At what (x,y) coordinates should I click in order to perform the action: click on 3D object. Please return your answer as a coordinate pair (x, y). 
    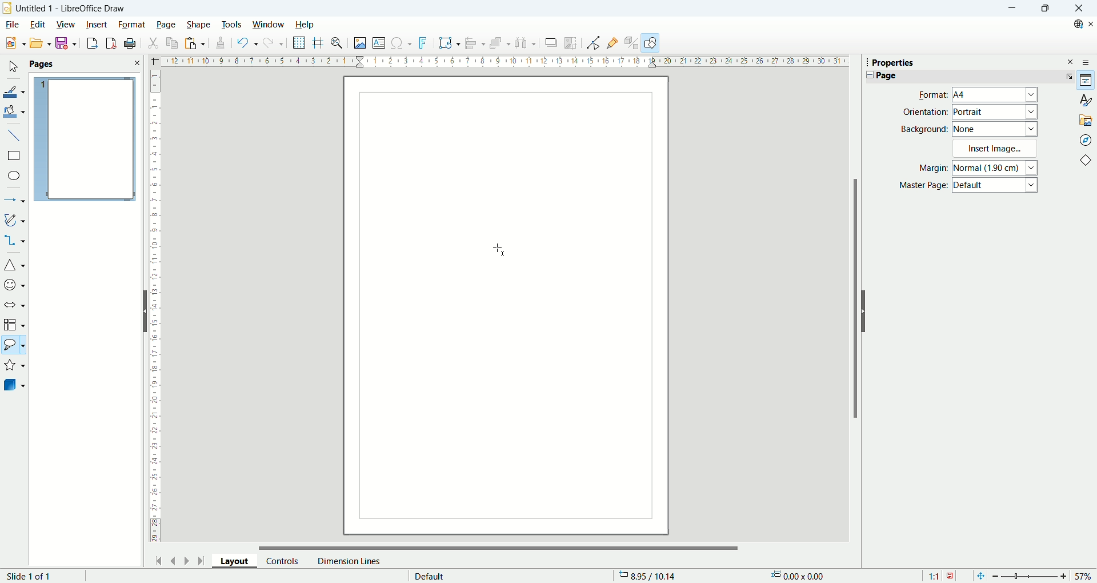
    Looking at the image, I should click on (15, 386).